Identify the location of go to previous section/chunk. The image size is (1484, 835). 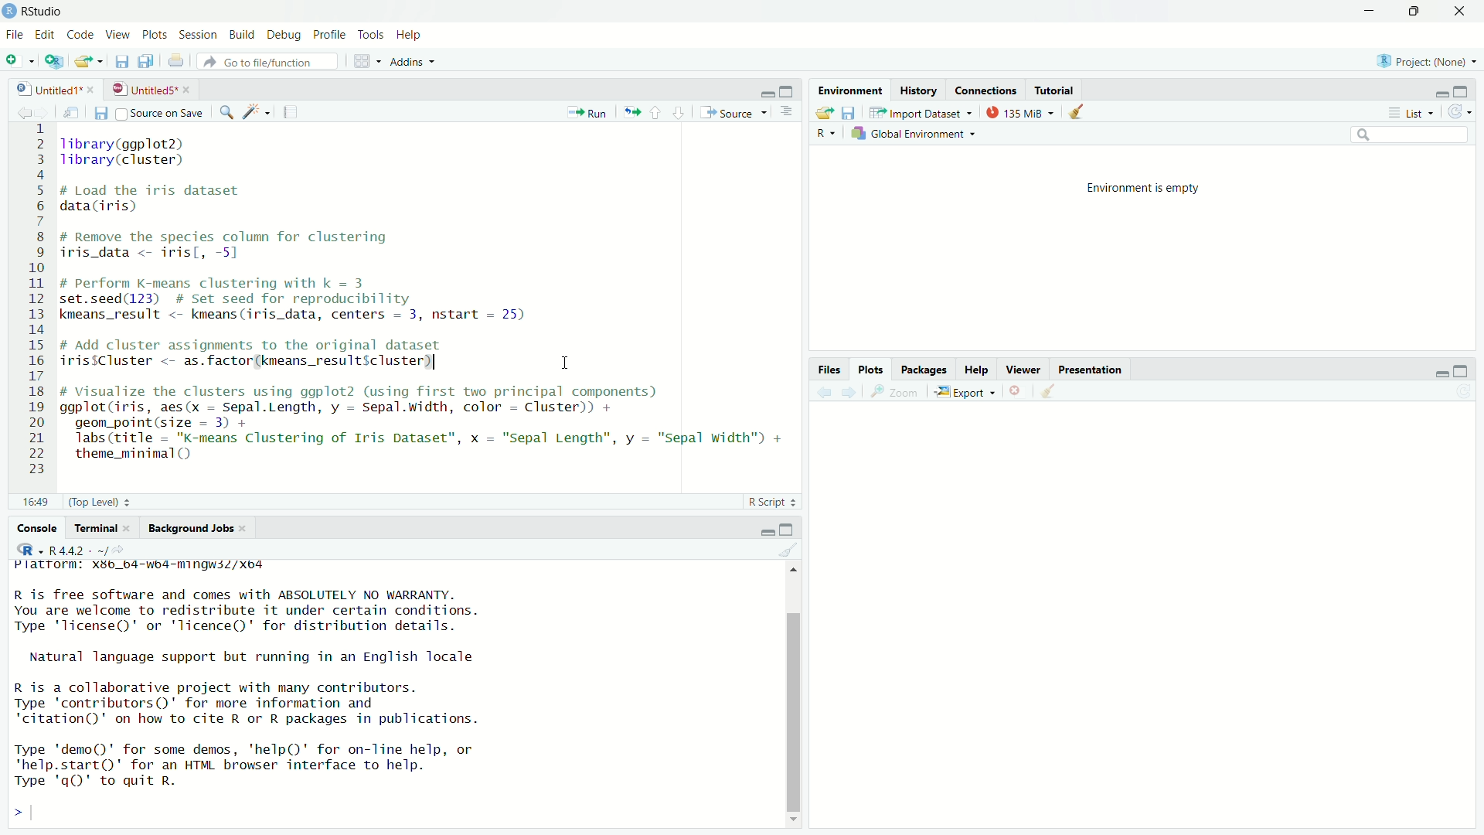
(658, 111).